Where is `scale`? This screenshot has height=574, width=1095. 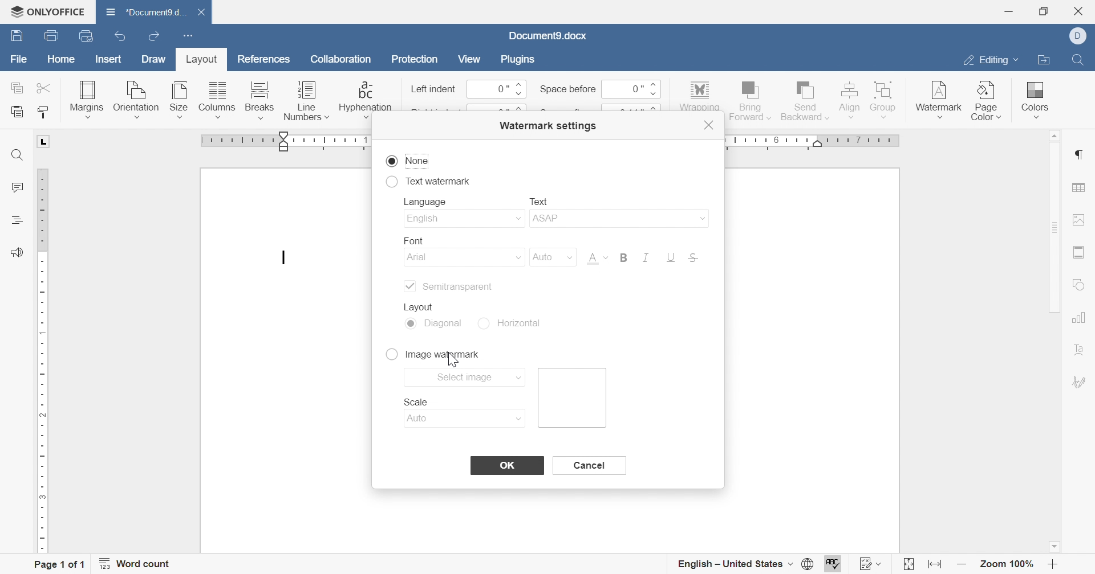 scale is located at coordinates (416, 401).